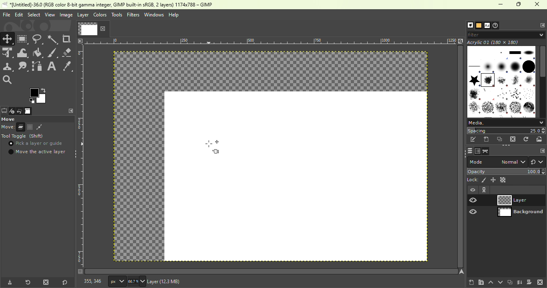 The height and width of the screenshot is (288, 547). I want to click on , so click(33, 15).